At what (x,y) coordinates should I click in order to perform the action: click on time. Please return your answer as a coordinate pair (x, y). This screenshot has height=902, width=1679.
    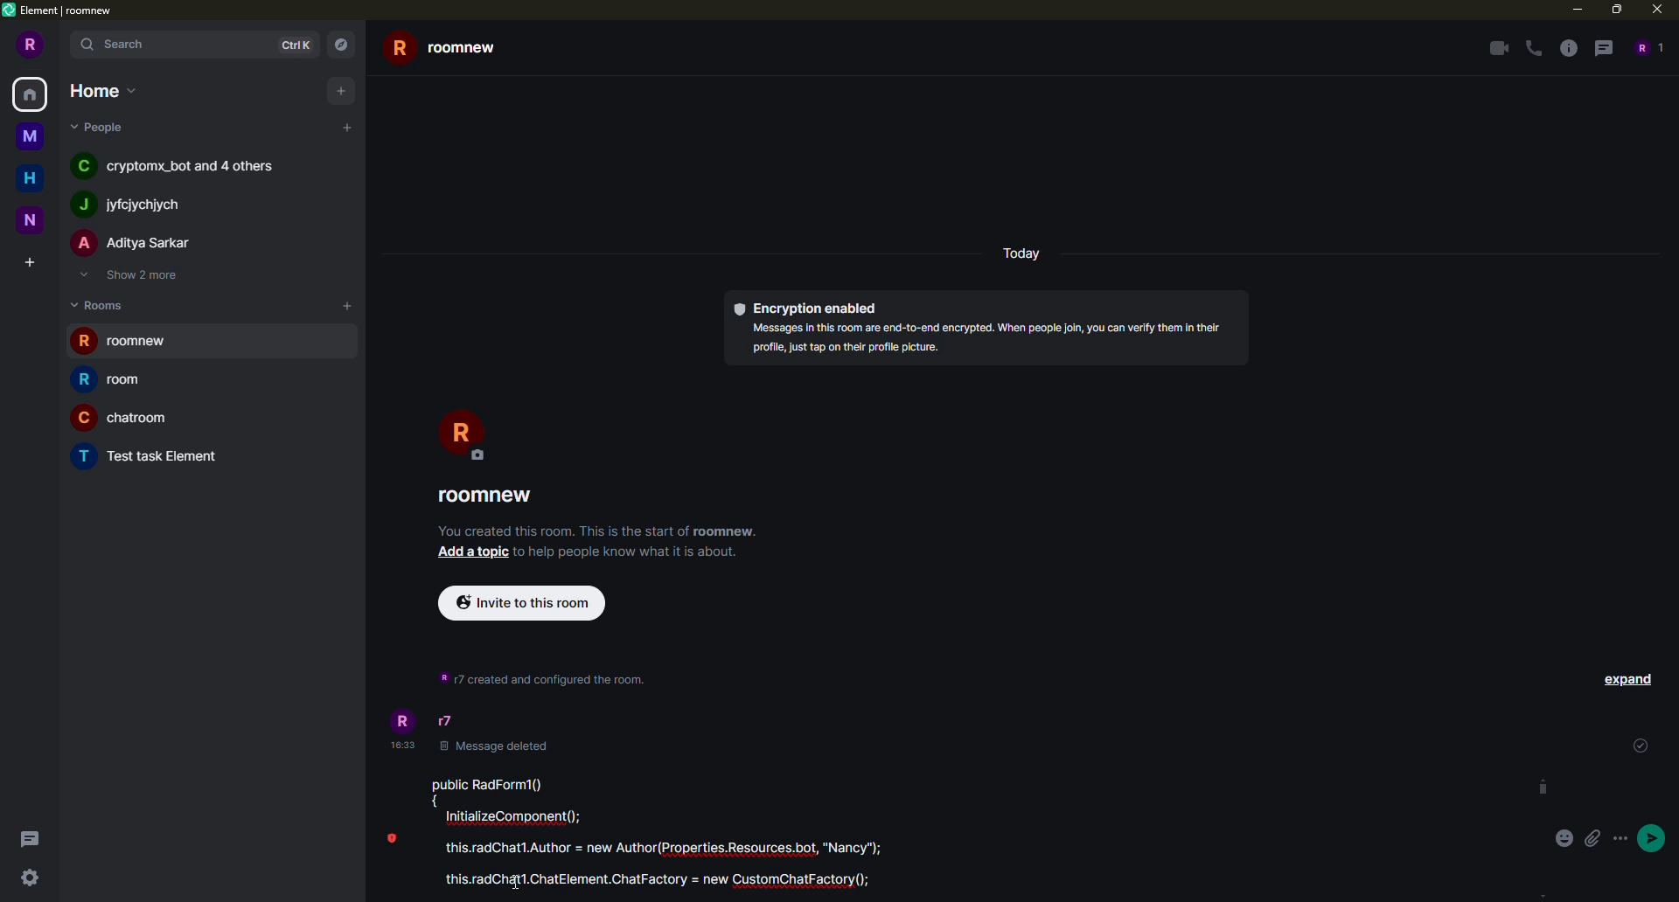
    Looking at the image, I should click on (405, 746).